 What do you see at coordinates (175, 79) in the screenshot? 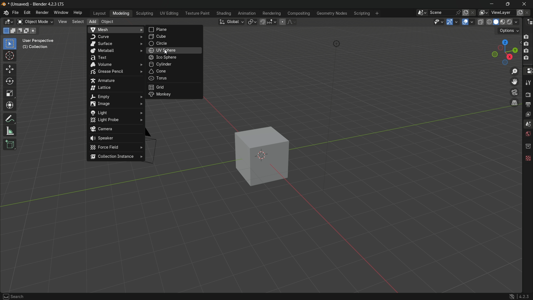
I see `torus` at bounding box center [175, 79].